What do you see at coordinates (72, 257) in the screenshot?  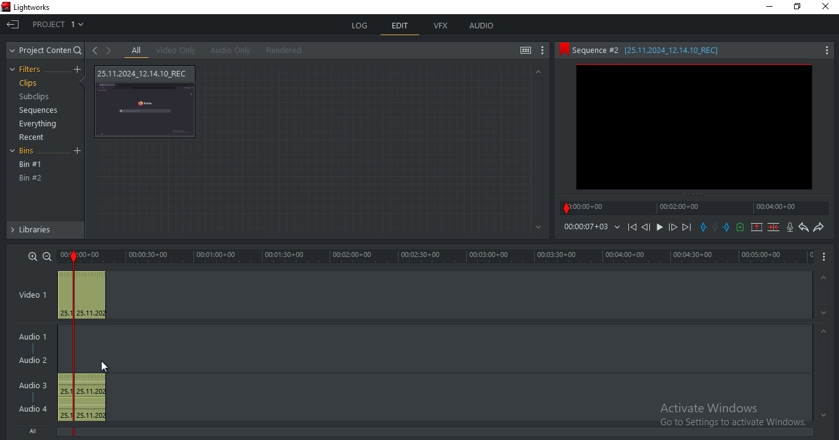 I see `mark` at bounding box center [72, 257].